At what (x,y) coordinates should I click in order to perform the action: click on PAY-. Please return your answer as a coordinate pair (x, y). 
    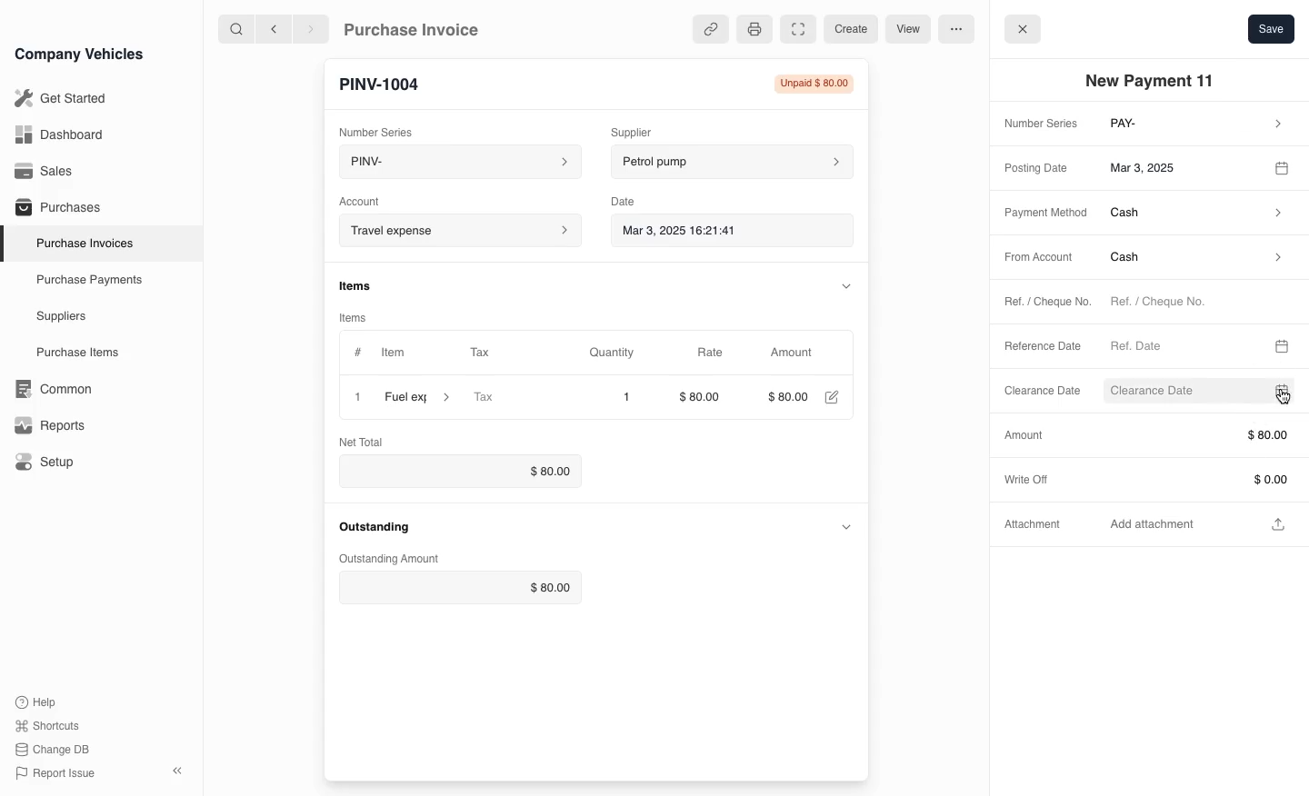
    Looking at the image, I should click on (1198, 125).